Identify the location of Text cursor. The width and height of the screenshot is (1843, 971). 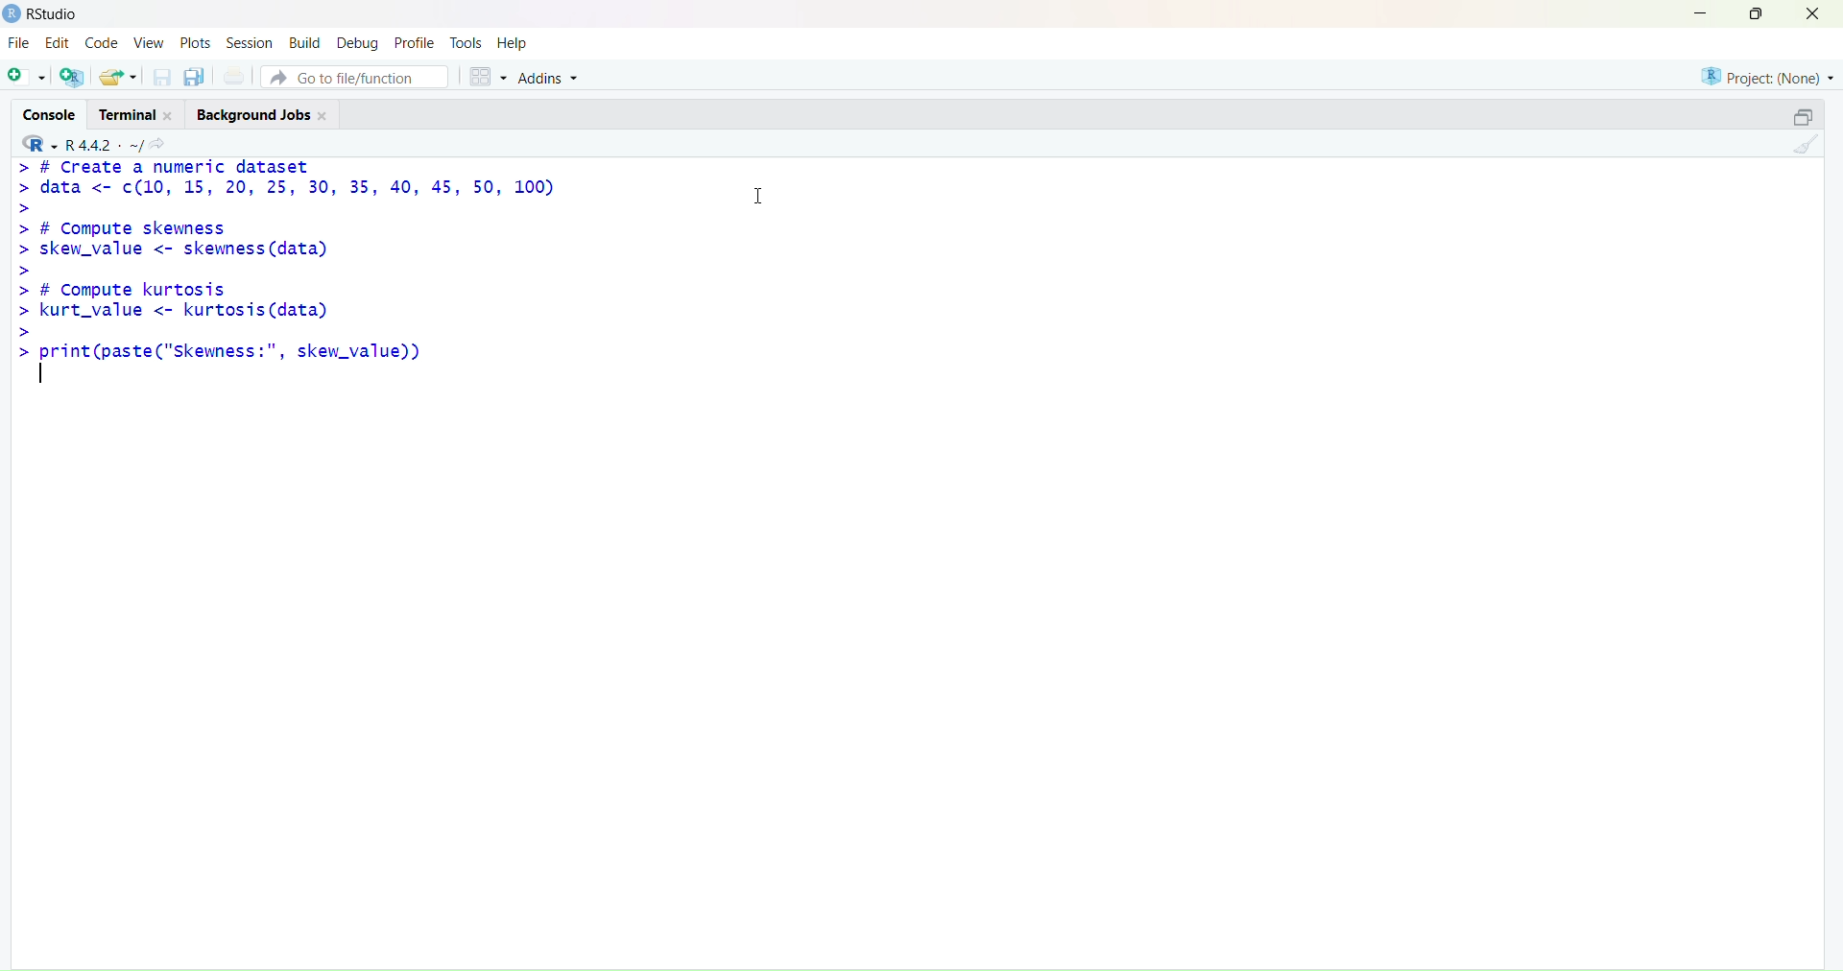
(763, 194).